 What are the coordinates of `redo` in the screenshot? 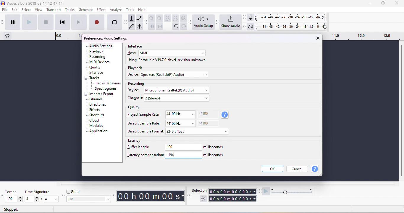 It's located at (184, 26).